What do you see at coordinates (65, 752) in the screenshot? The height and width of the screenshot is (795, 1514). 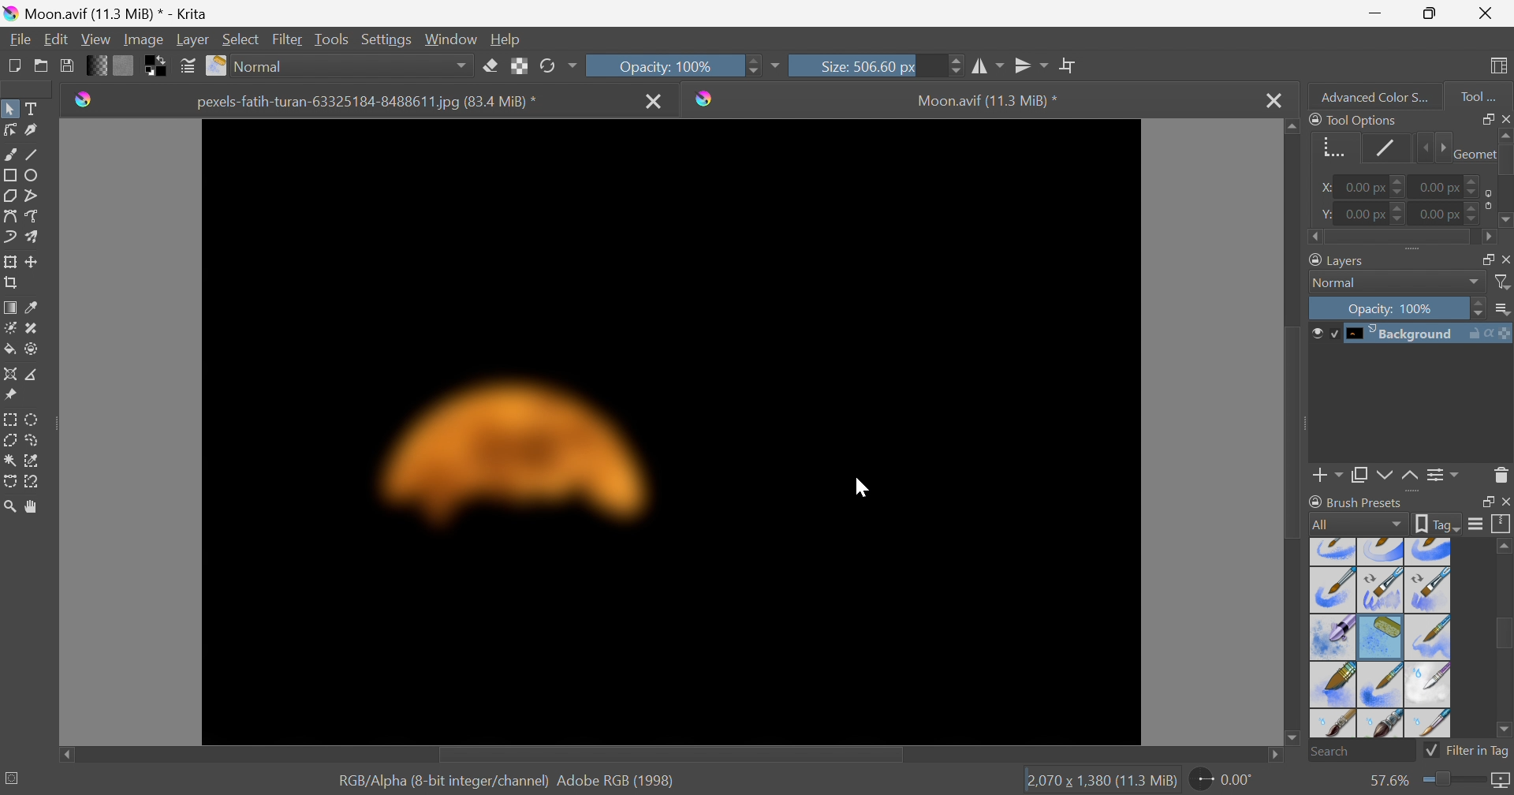 I see `Scroll left` at bounding box center [65, 752].